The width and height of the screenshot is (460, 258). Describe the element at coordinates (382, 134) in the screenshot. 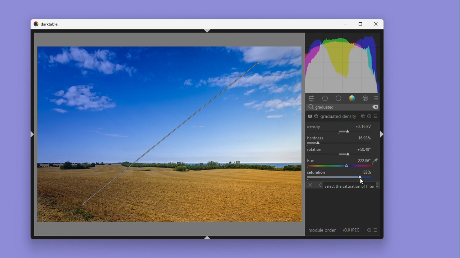

I see `shift+ctrl+r ` at that location.